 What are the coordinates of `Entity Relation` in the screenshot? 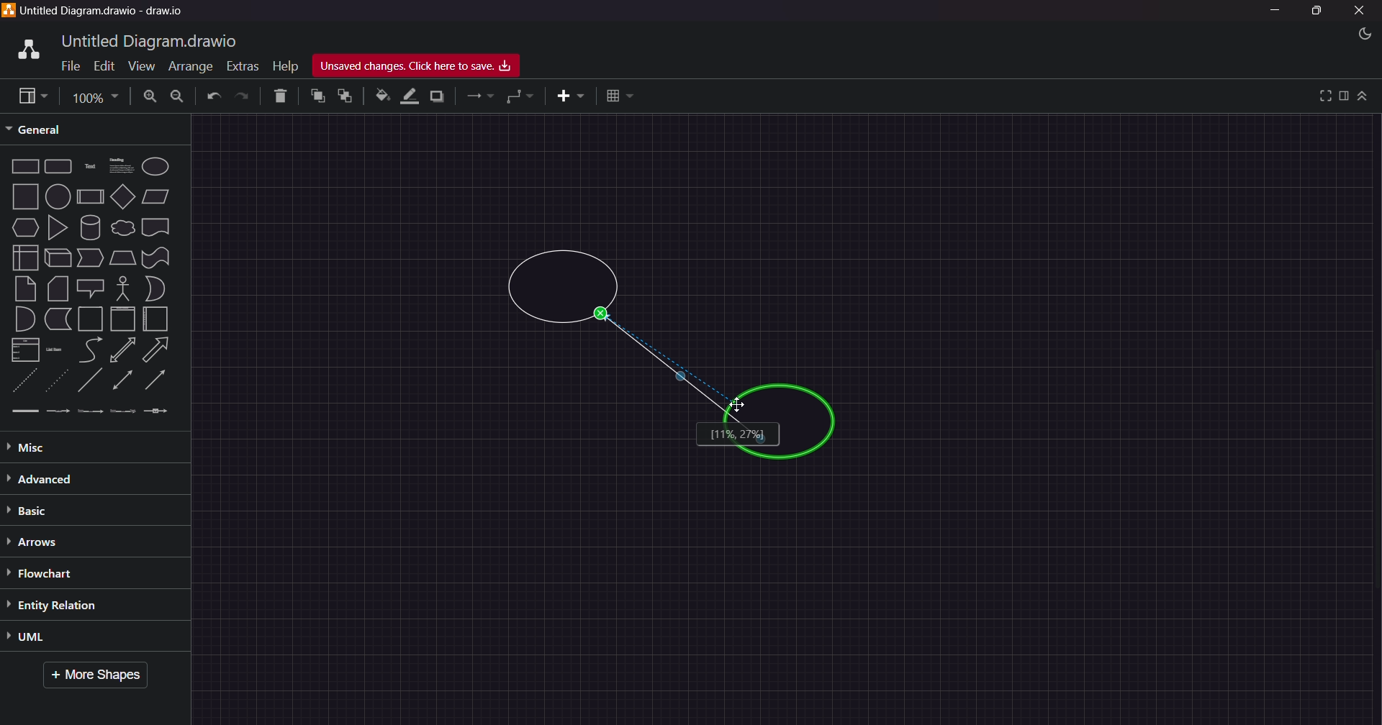 It's located at (71, 605).